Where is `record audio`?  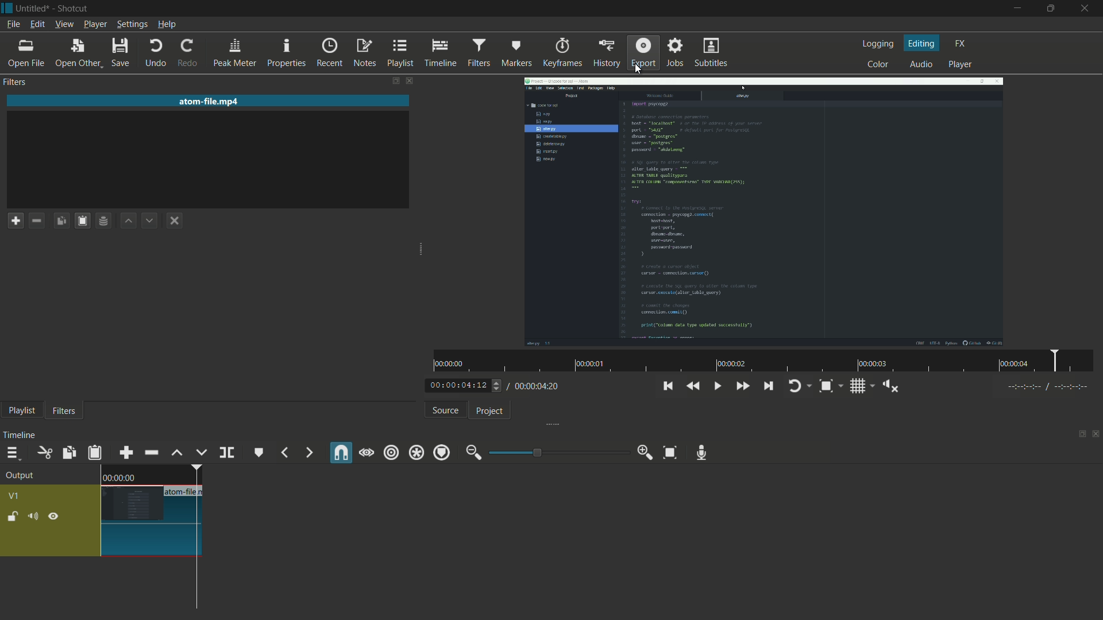
record audio is located at coordinates (703, 453).